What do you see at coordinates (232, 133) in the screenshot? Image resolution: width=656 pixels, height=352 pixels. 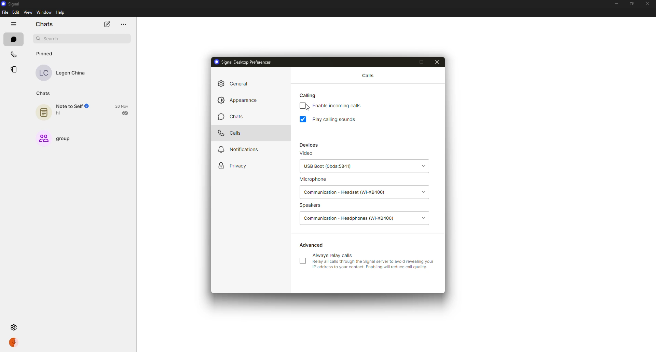 I see `calls` at bounding box center [232, 133].